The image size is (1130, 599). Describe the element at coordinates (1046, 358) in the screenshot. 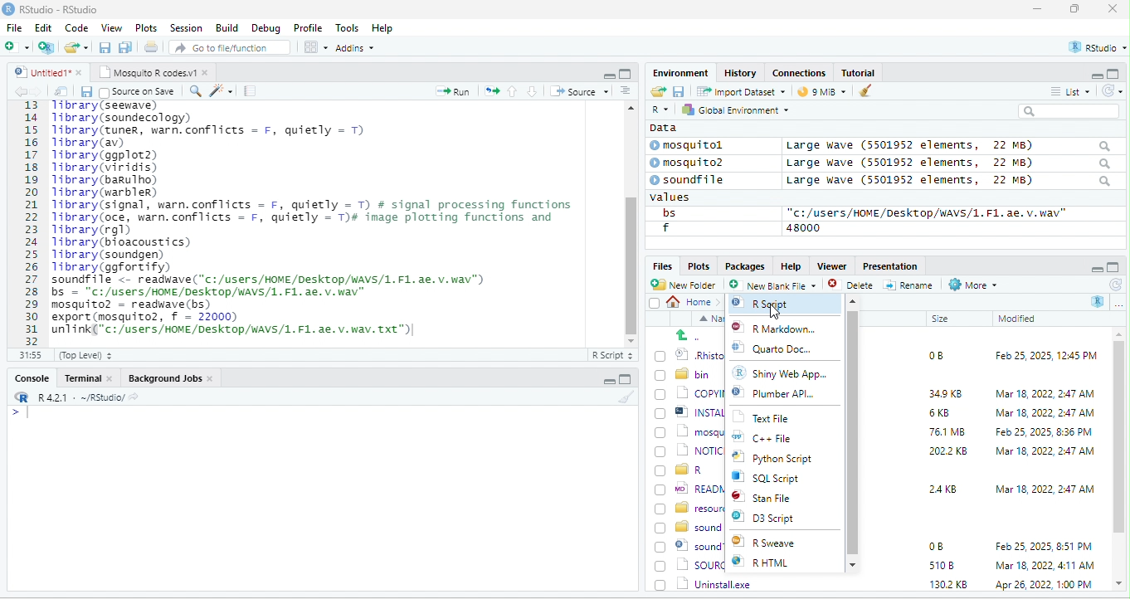

I see `Feb 25, 2025, 12:45 PM` at that location.